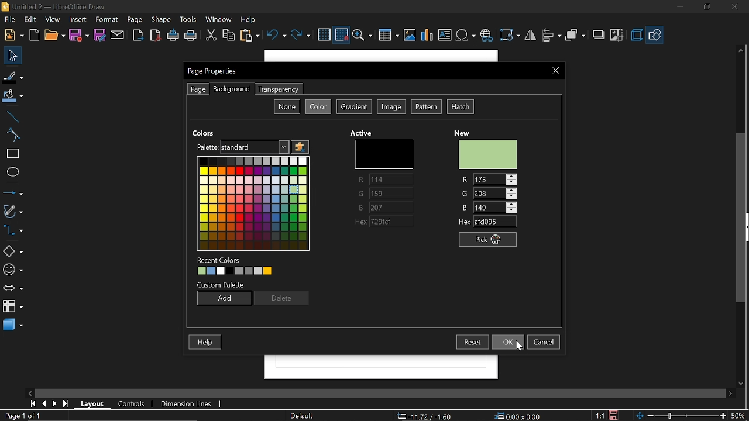  Describe the element at coordinates (12, 305) in the screenshot. I see `Flowchart` at that location.